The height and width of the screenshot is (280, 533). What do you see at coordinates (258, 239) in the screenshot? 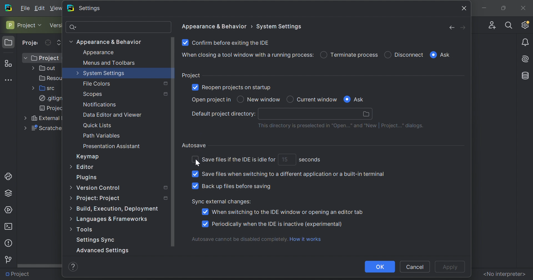
I see `Autosave cannot be disabled completely. How it works.` at bounding box center [258, 239].